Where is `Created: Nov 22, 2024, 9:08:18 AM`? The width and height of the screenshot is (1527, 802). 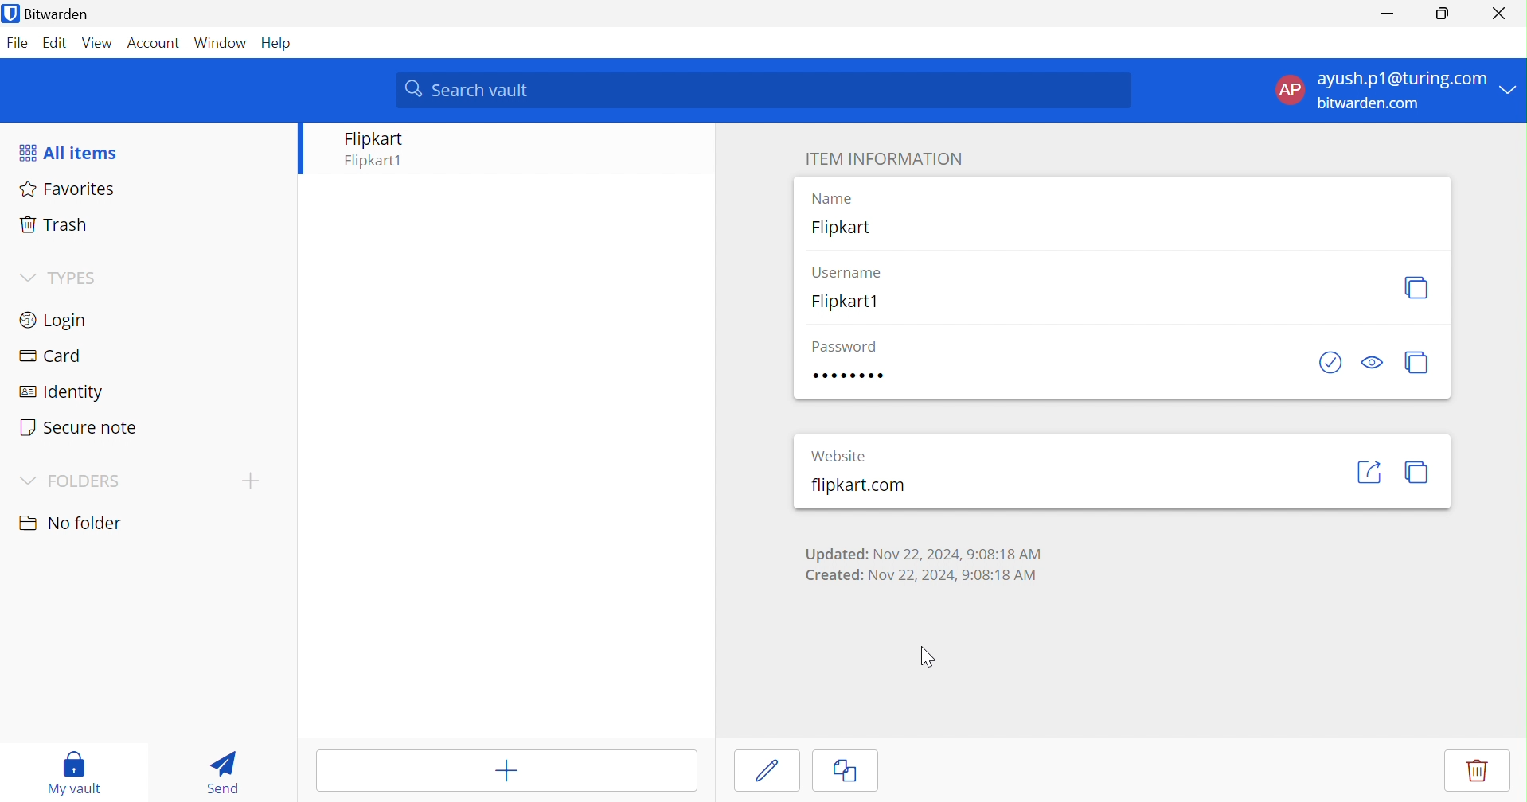
Created: Nov 22, 2024, 9:08:18 AM is located at coordinates (923, 578).